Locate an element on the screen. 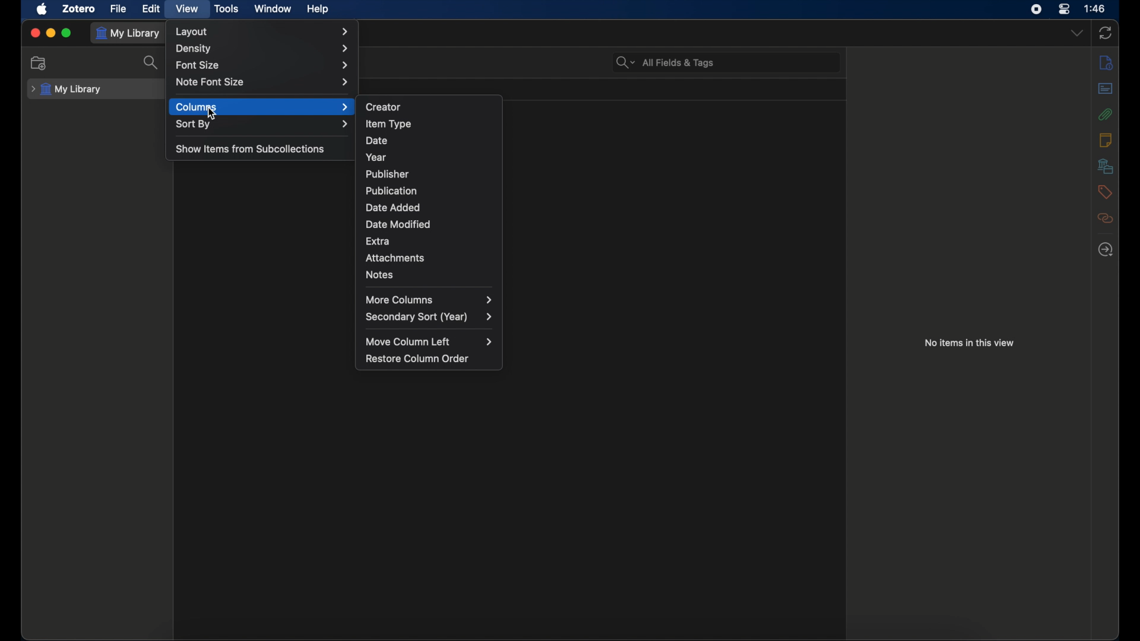  date added is located at coordinates (393, 207).